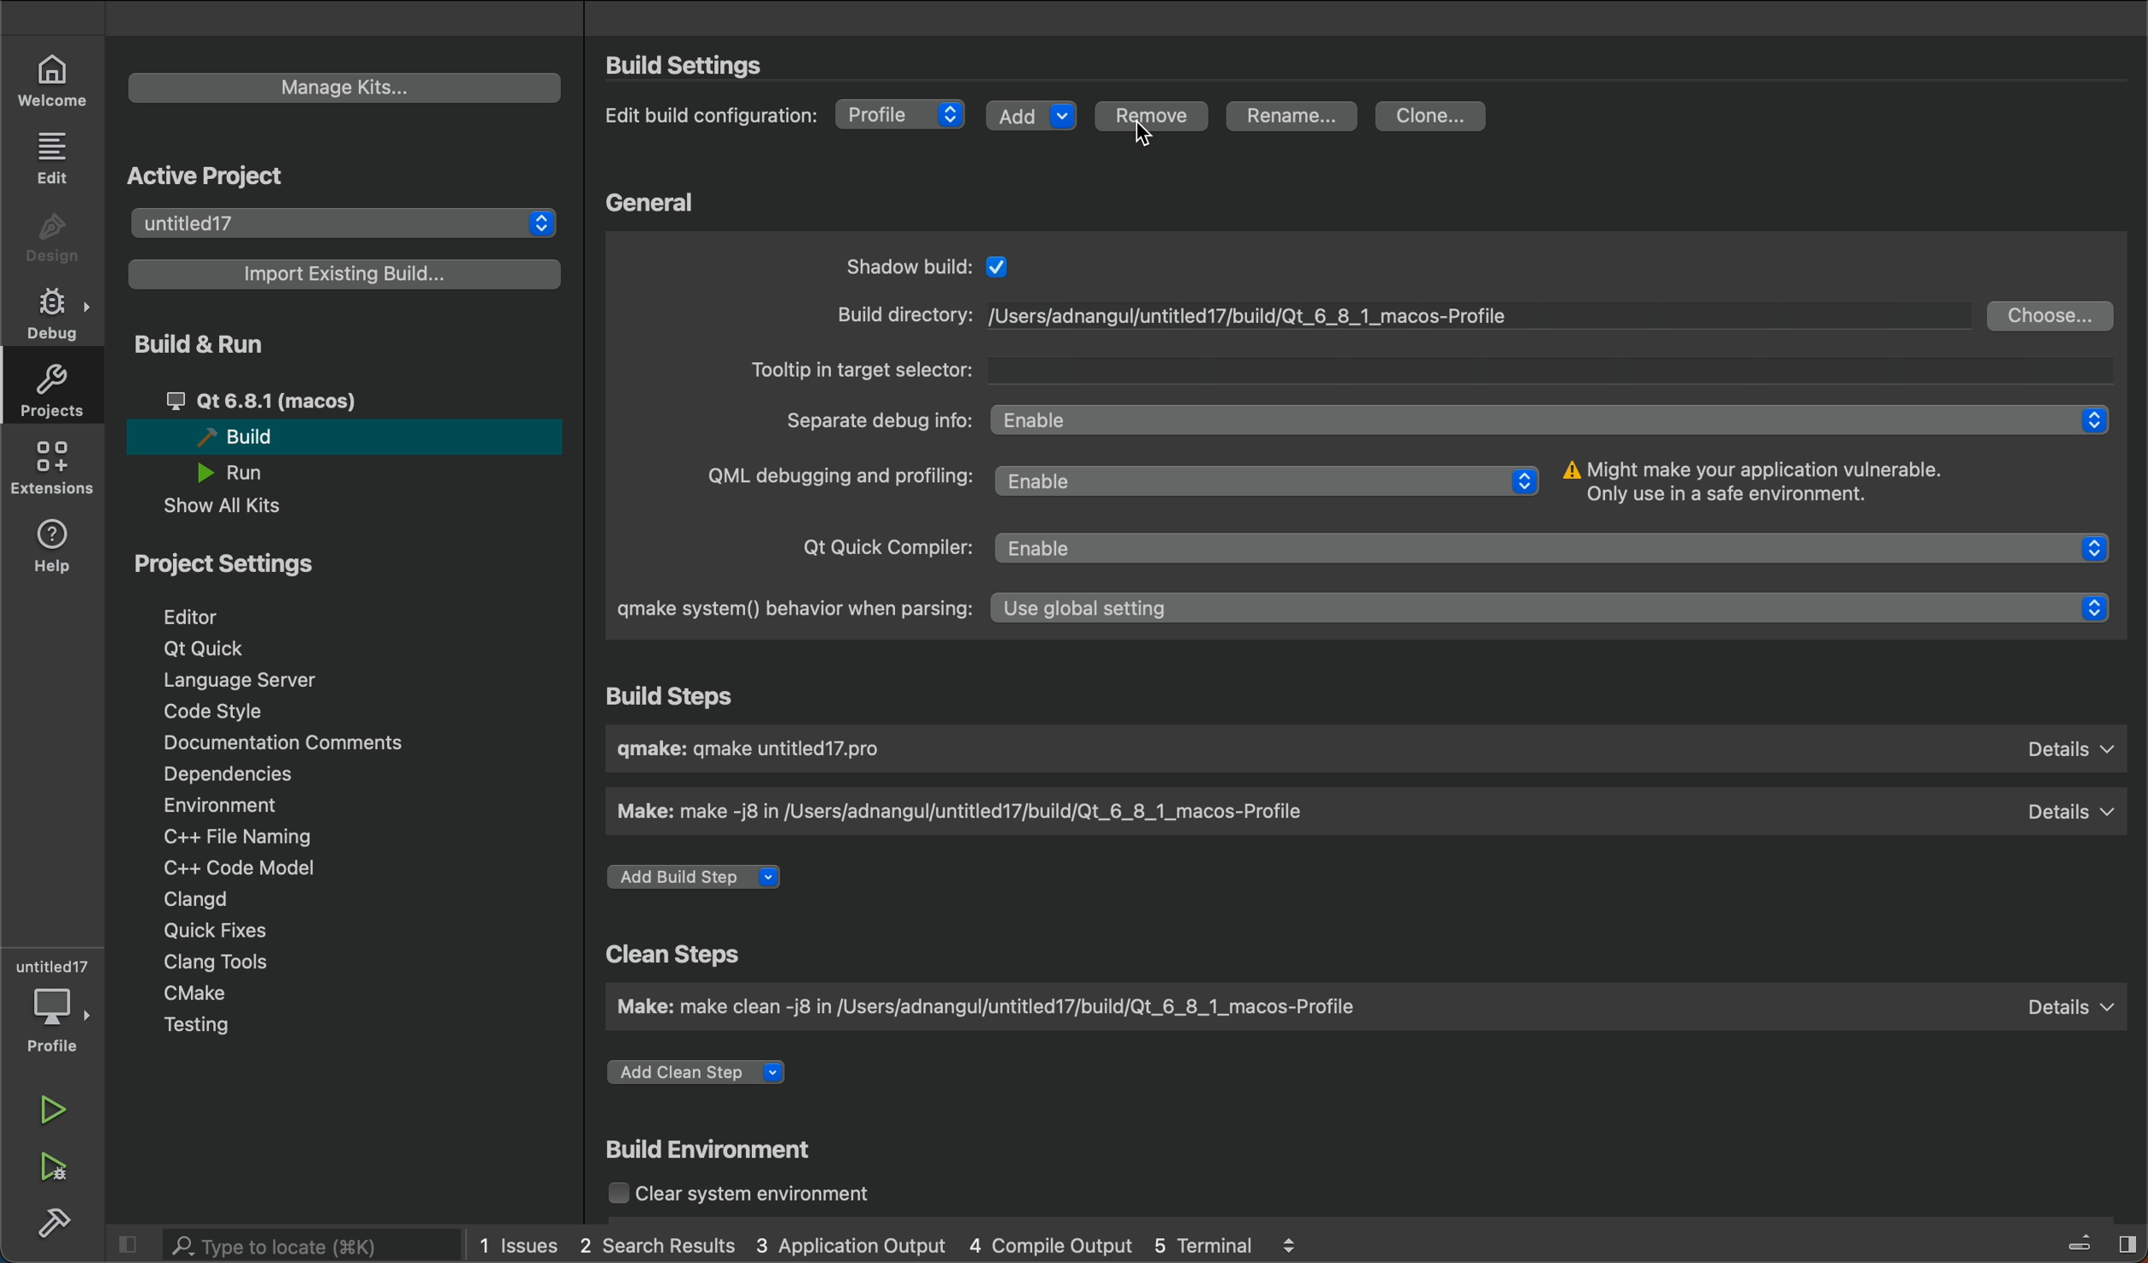  What do you see at coordinates (349, 224) in the screenshot?
I see `project list to select` at bounding box center [349, 224].